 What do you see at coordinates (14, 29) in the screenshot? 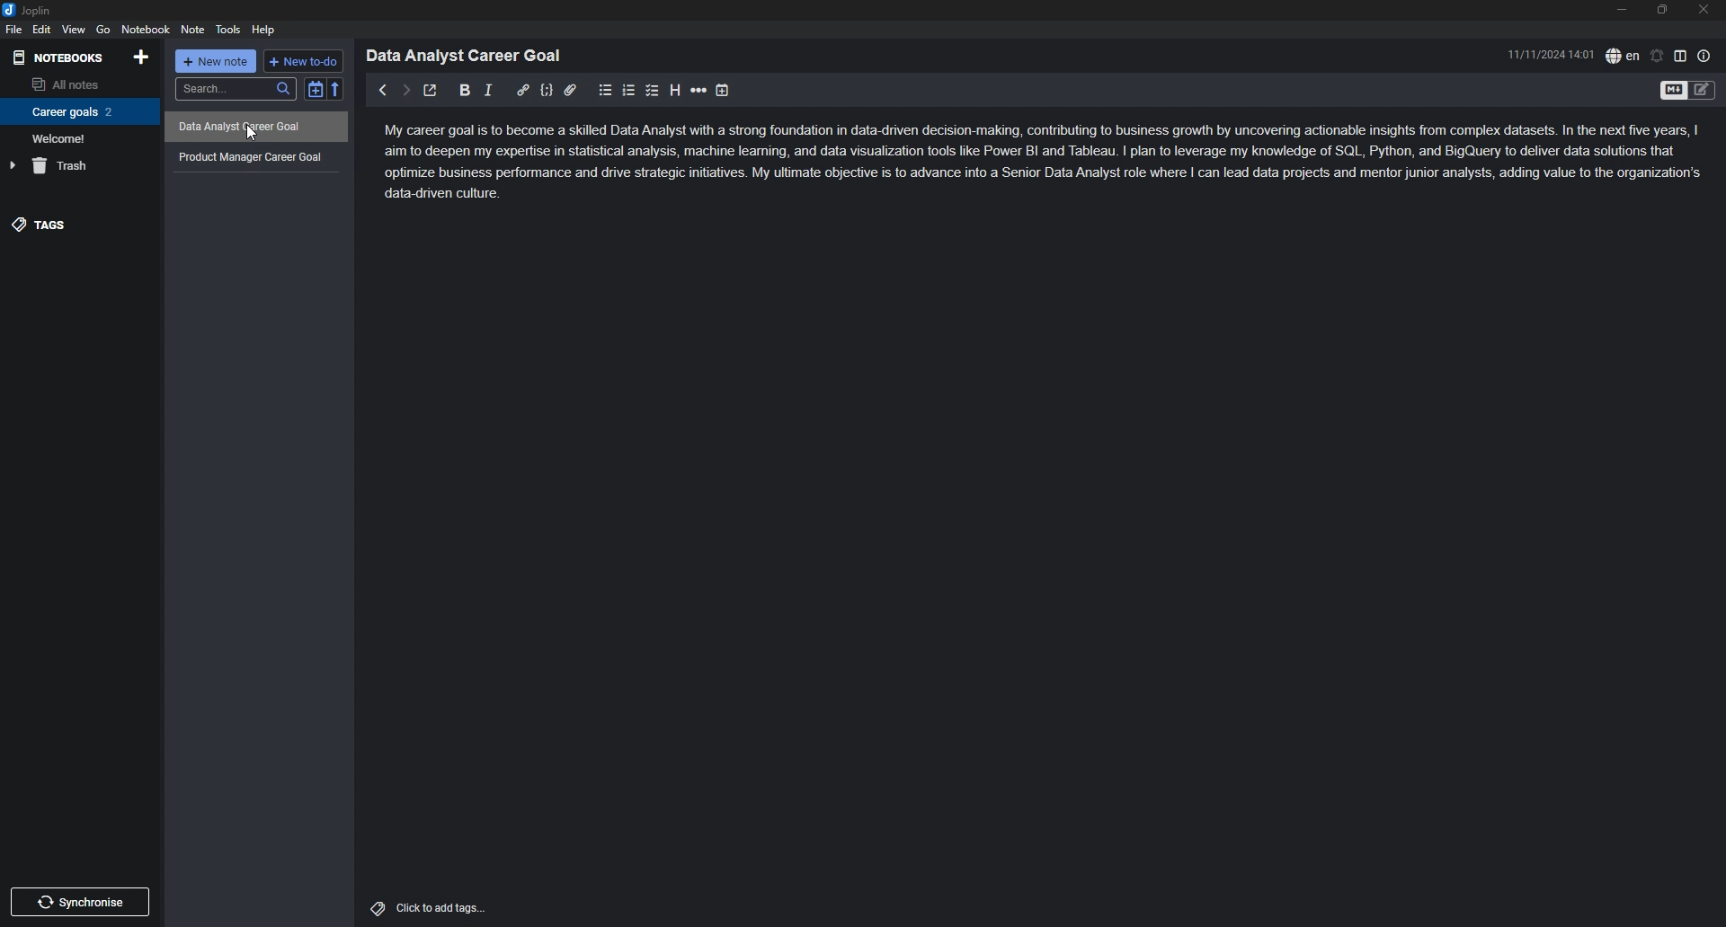
I see `file` at bounding box center [14, 29].